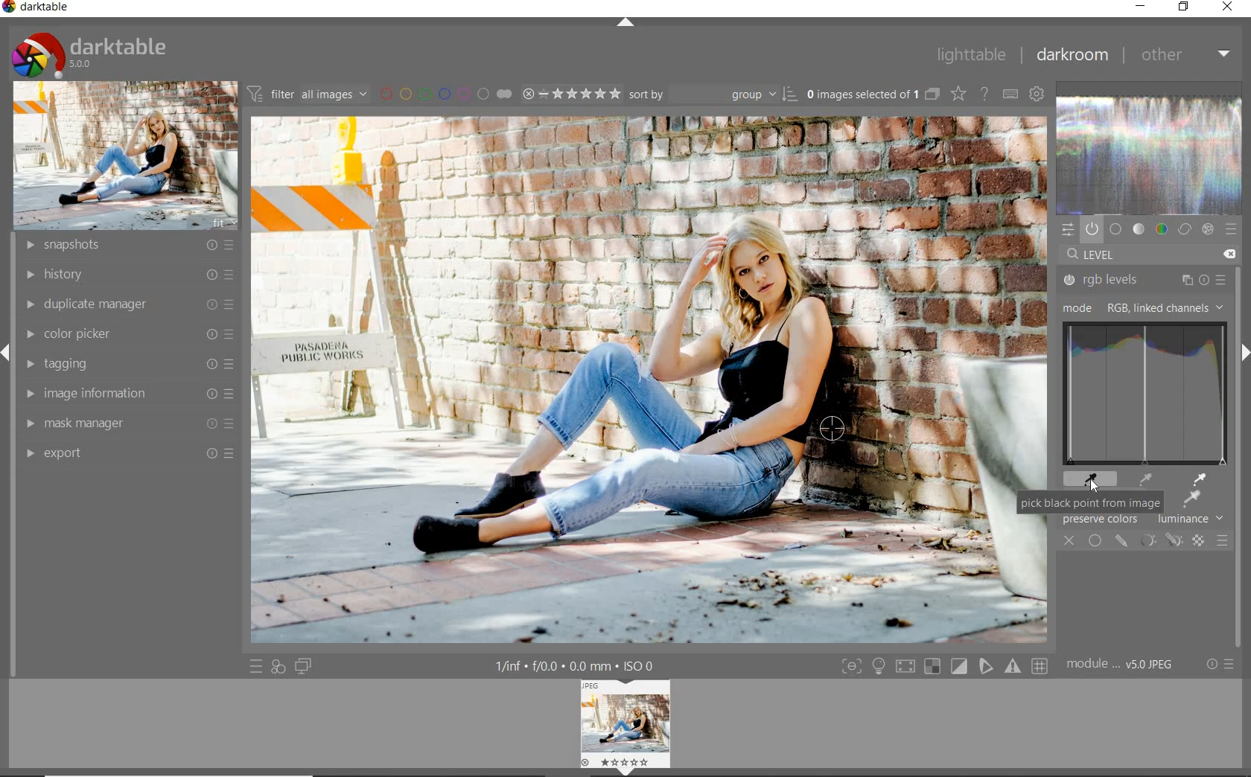 The height and width of the screenshot is (777, 1251). What do you see at coordinates (933, 95) in the screenshot?
I see `collapse grouped images` at bounding box center [933, 95].